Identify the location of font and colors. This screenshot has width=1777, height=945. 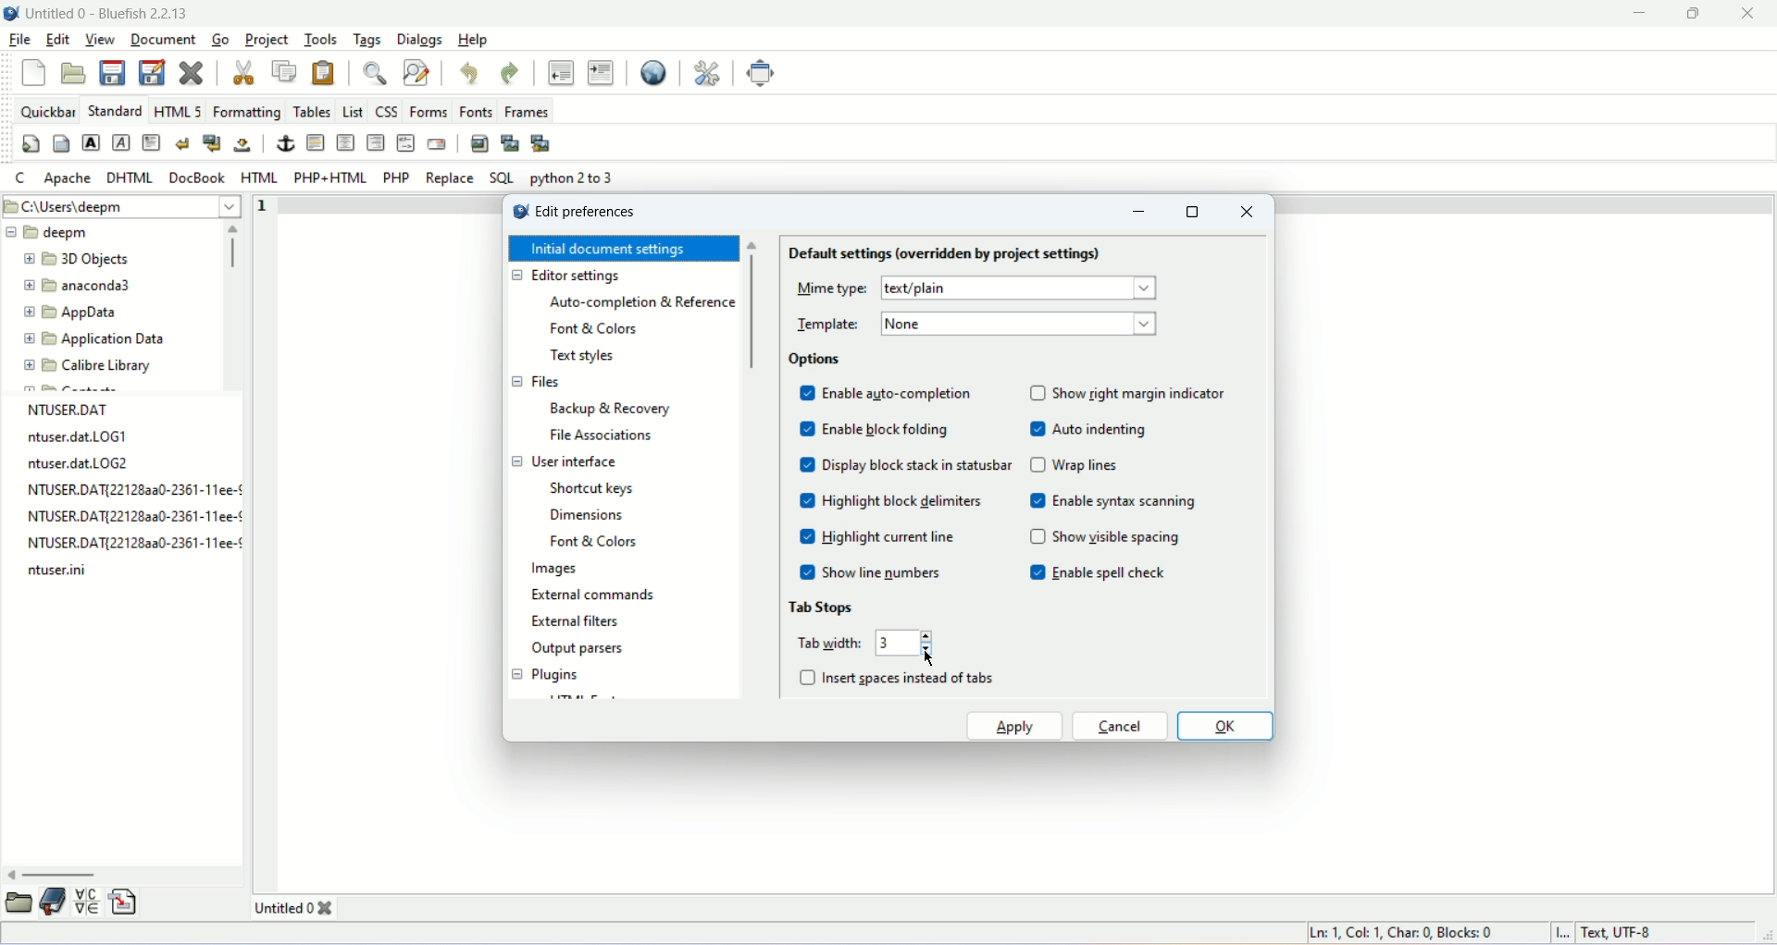
(595, 544).